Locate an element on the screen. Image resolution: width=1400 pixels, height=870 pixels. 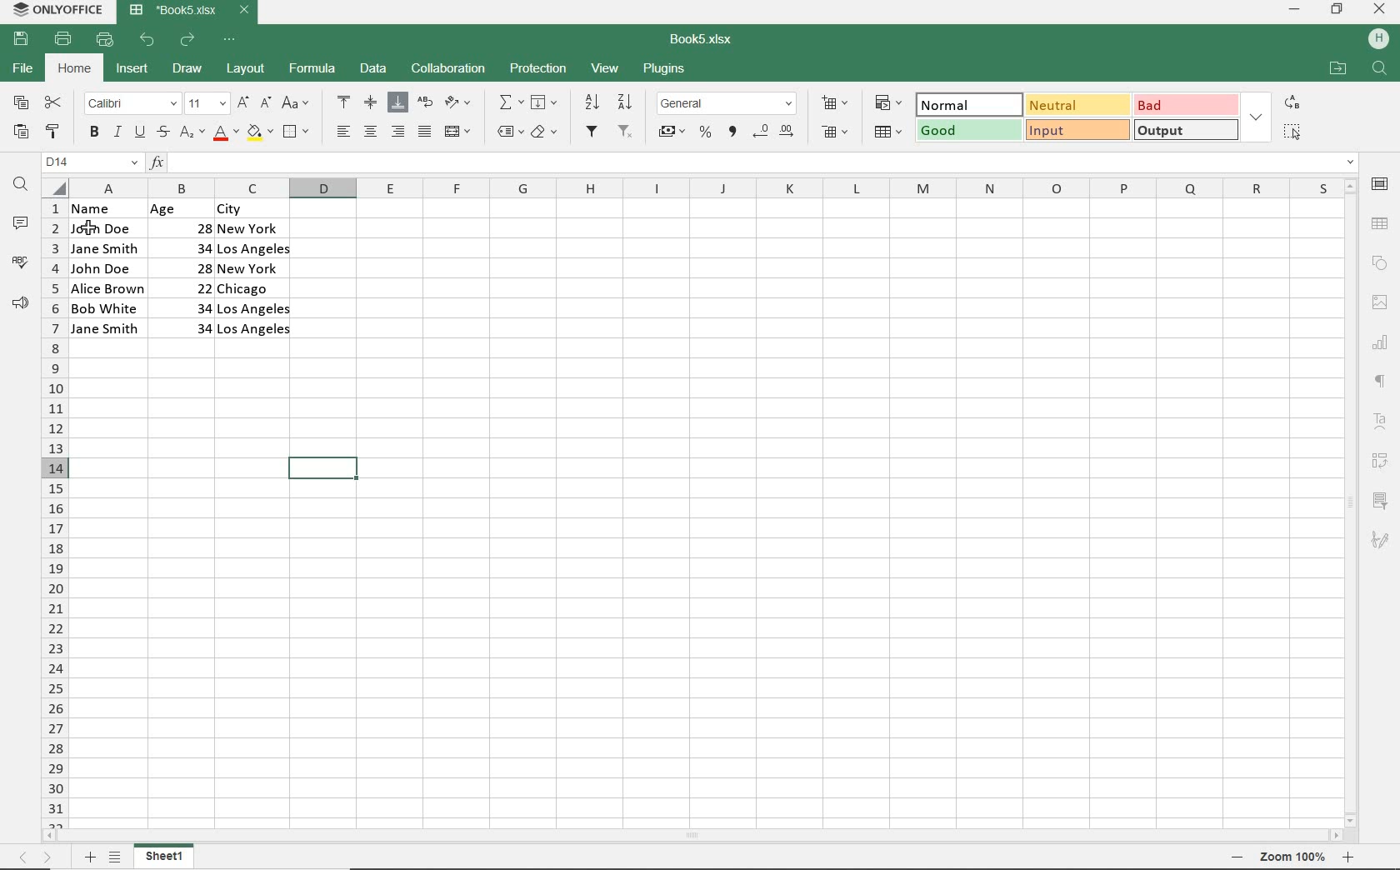
OPEN FILE LOCATION is located at coordinates (1337, 70).